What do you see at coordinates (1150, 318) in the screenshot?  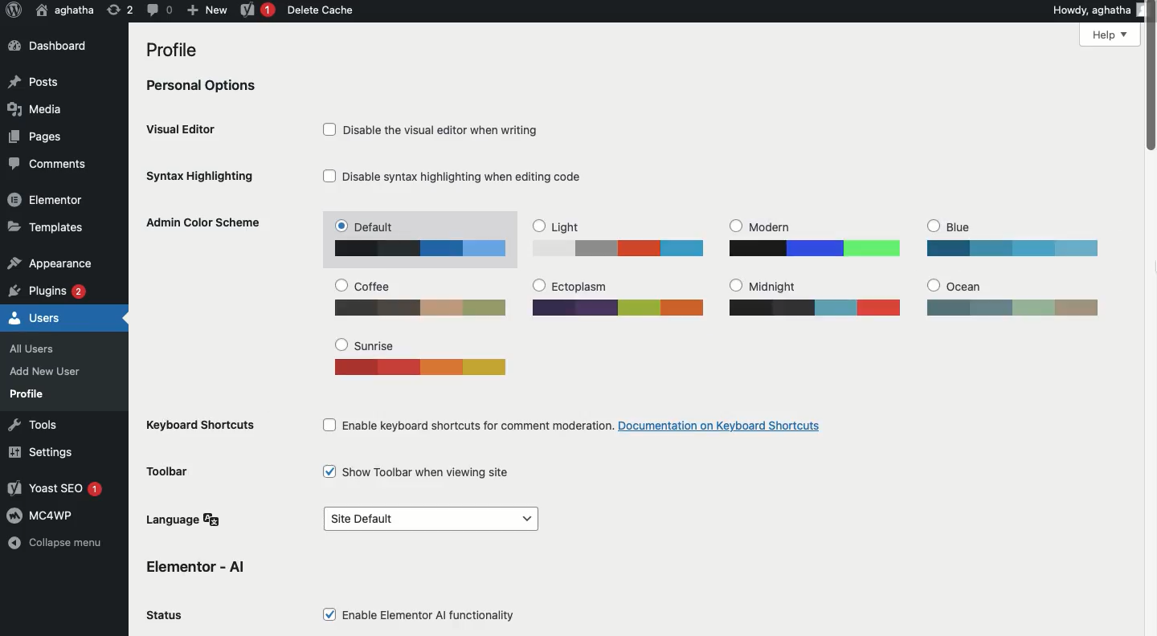 I see `Scroll` at bounding box center [1150, 318].